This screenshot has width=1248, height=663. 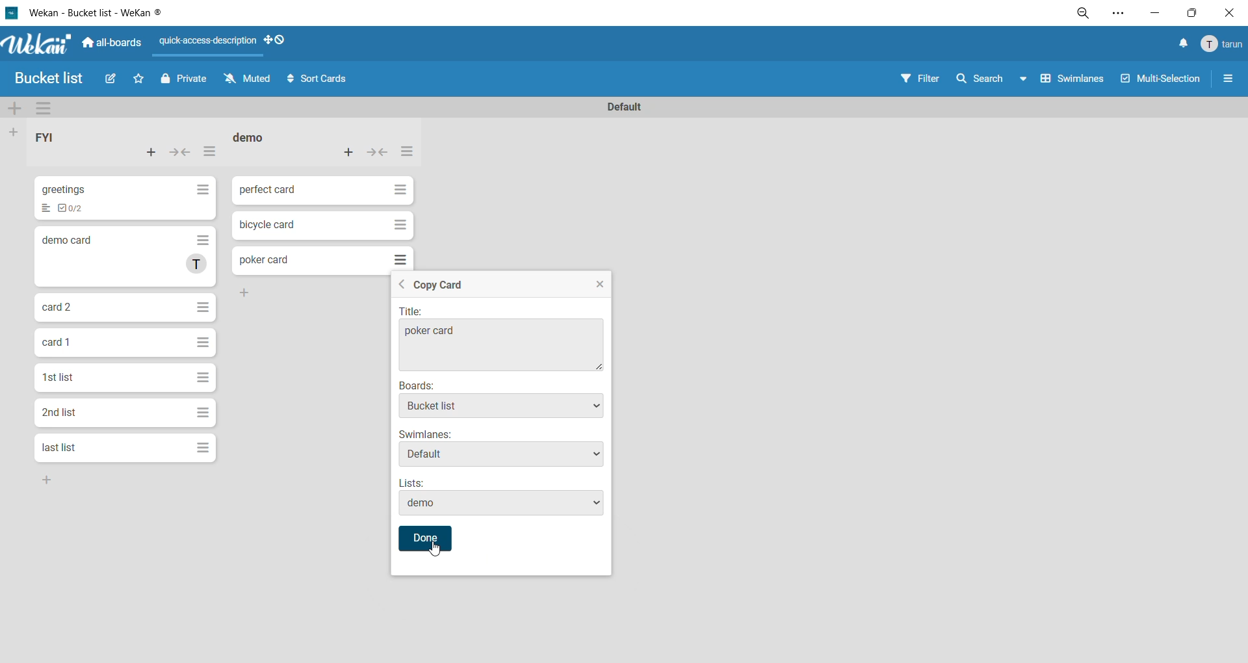 I want to click on Wekan, so click(x=34, y=42).